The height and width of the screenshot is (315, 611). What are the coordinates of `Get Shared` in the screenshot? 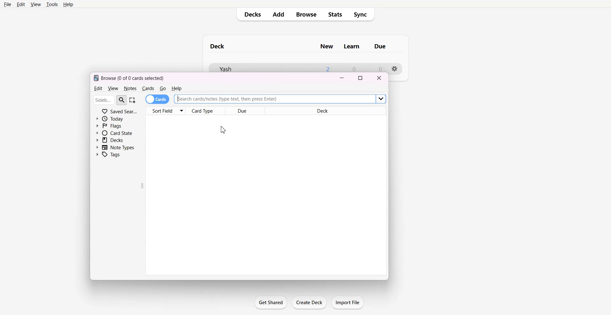 It's located at (270, 302).